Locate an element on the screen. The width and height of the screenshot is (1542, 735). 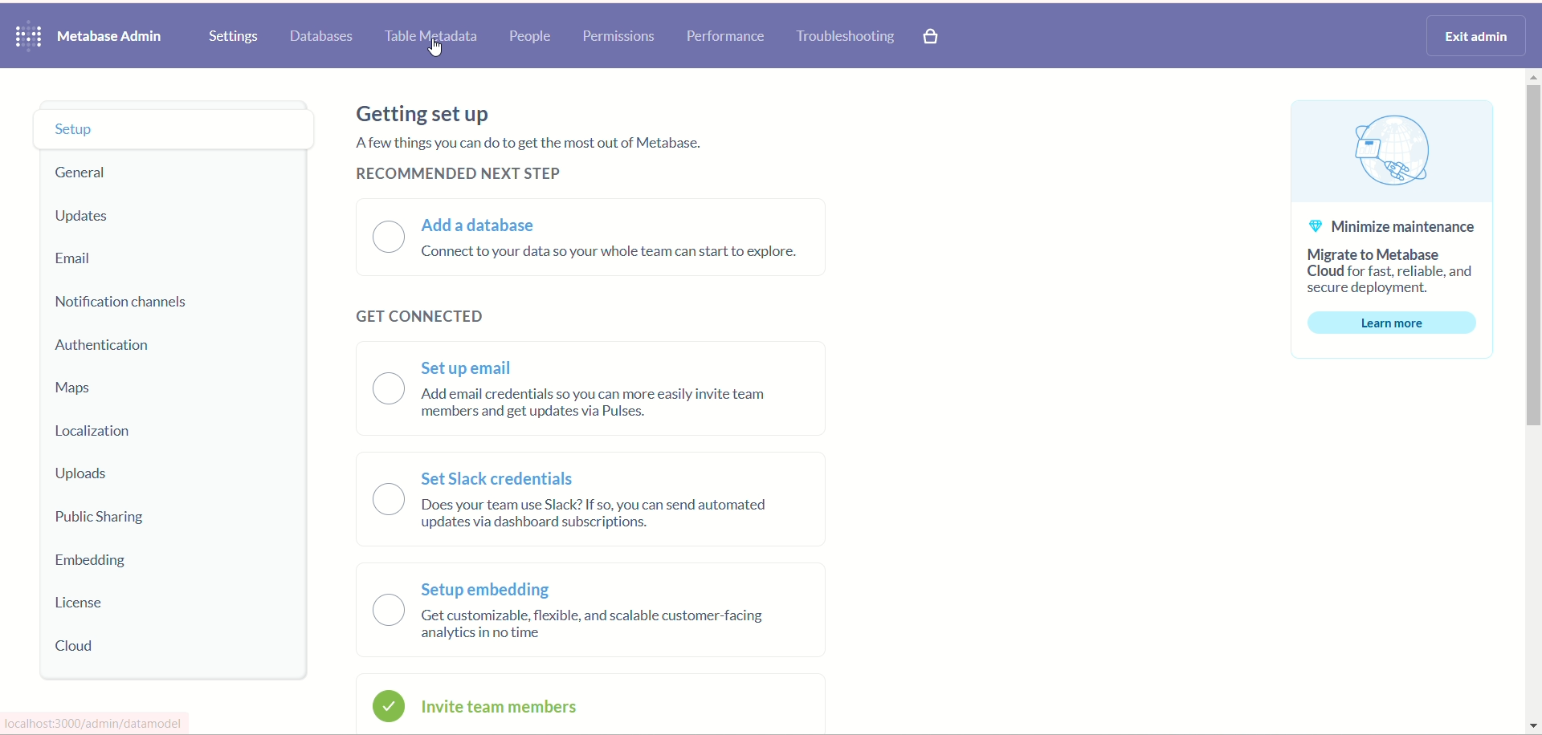
vertical scroll bar is located at coordinates (1532, 403).